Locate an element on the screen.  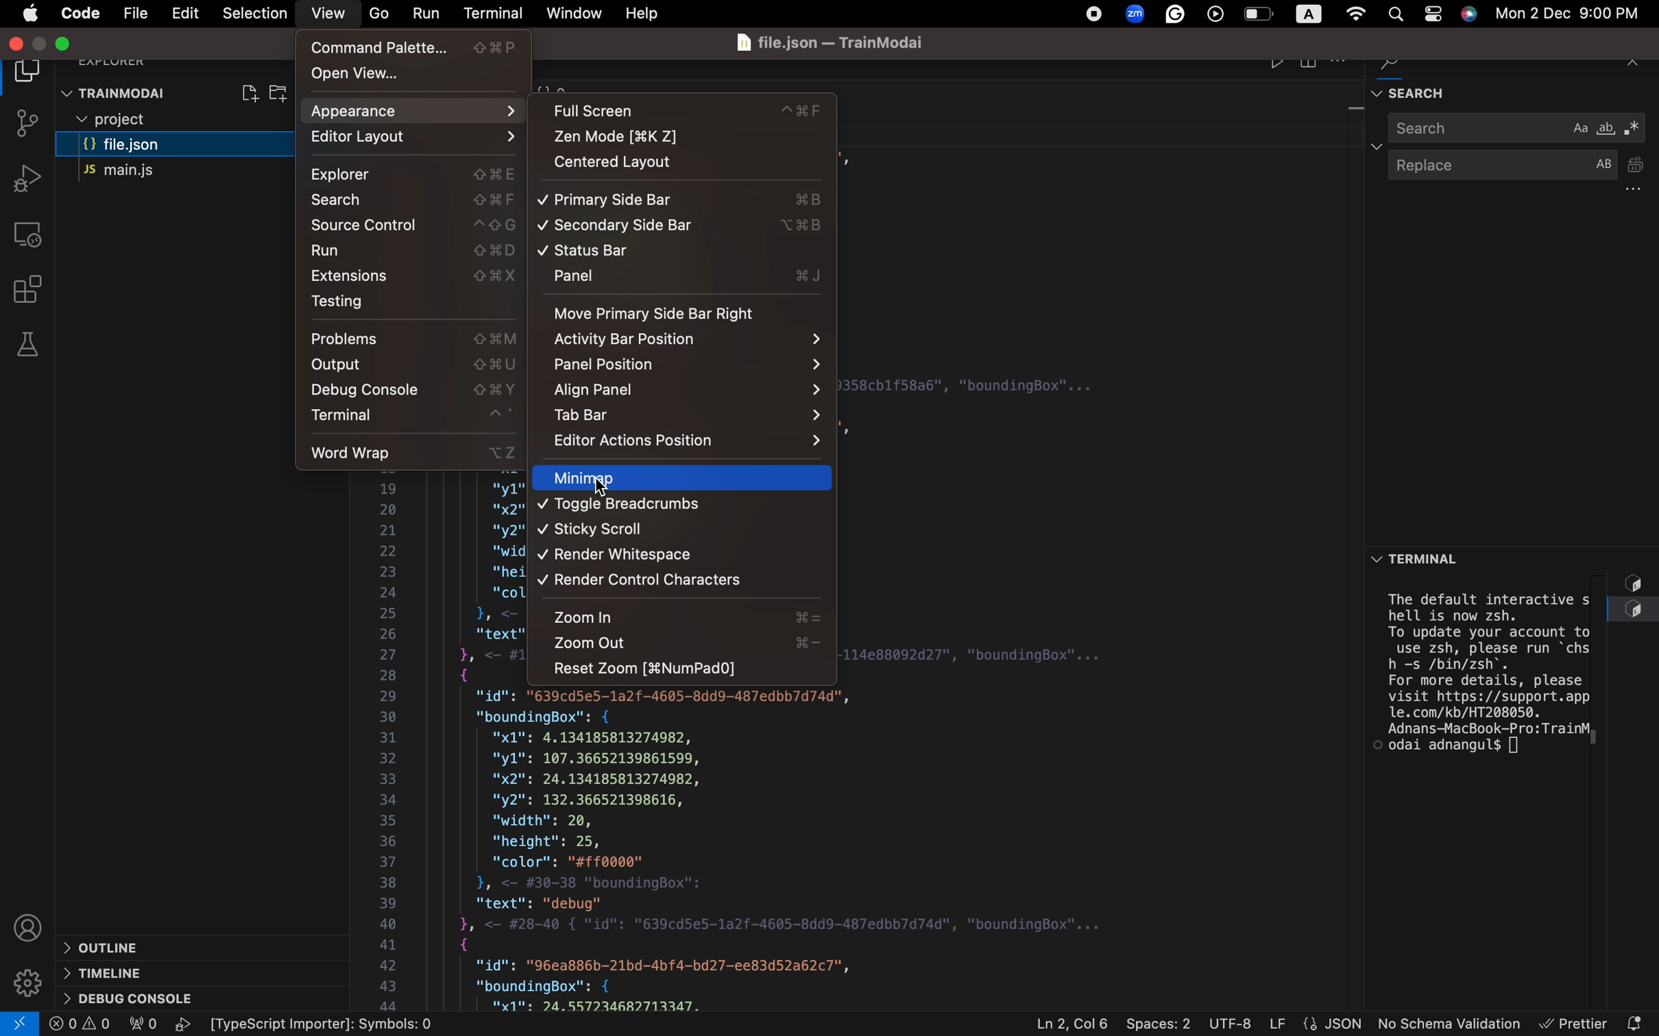
terminal is located at coordinates (488, 10).